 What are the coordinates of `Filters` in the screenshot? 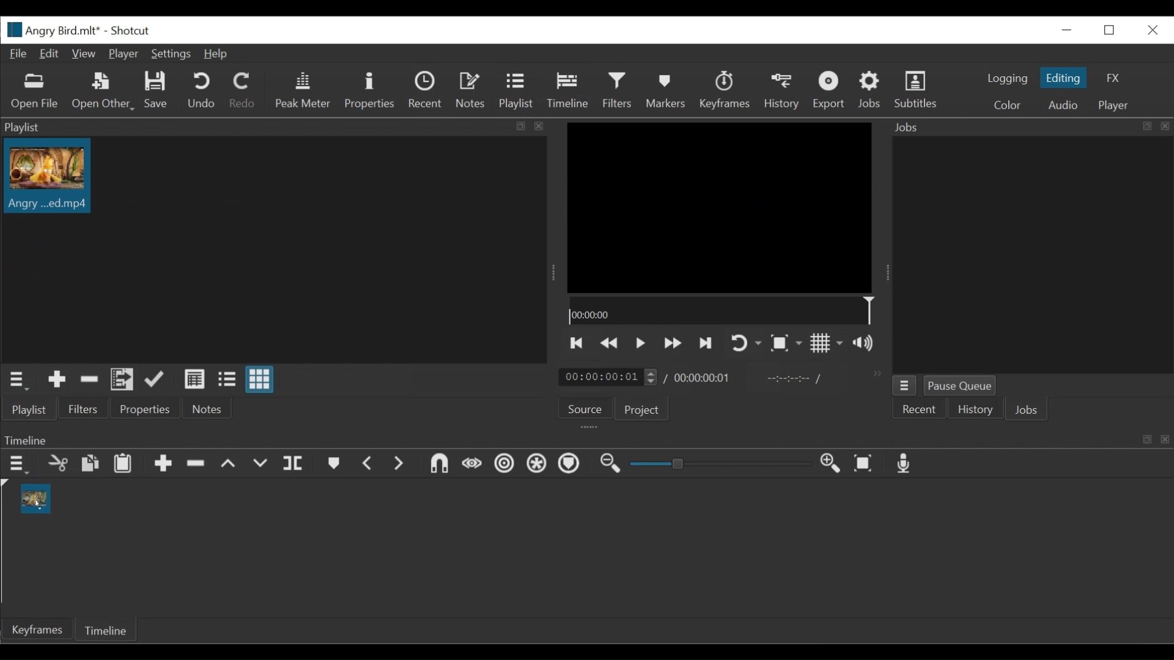 It's located at (618, 90).